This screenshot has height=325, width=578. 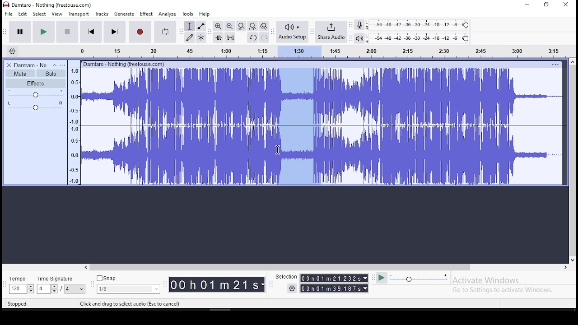 I want to click on 1/8, so click(x=121, y=289).